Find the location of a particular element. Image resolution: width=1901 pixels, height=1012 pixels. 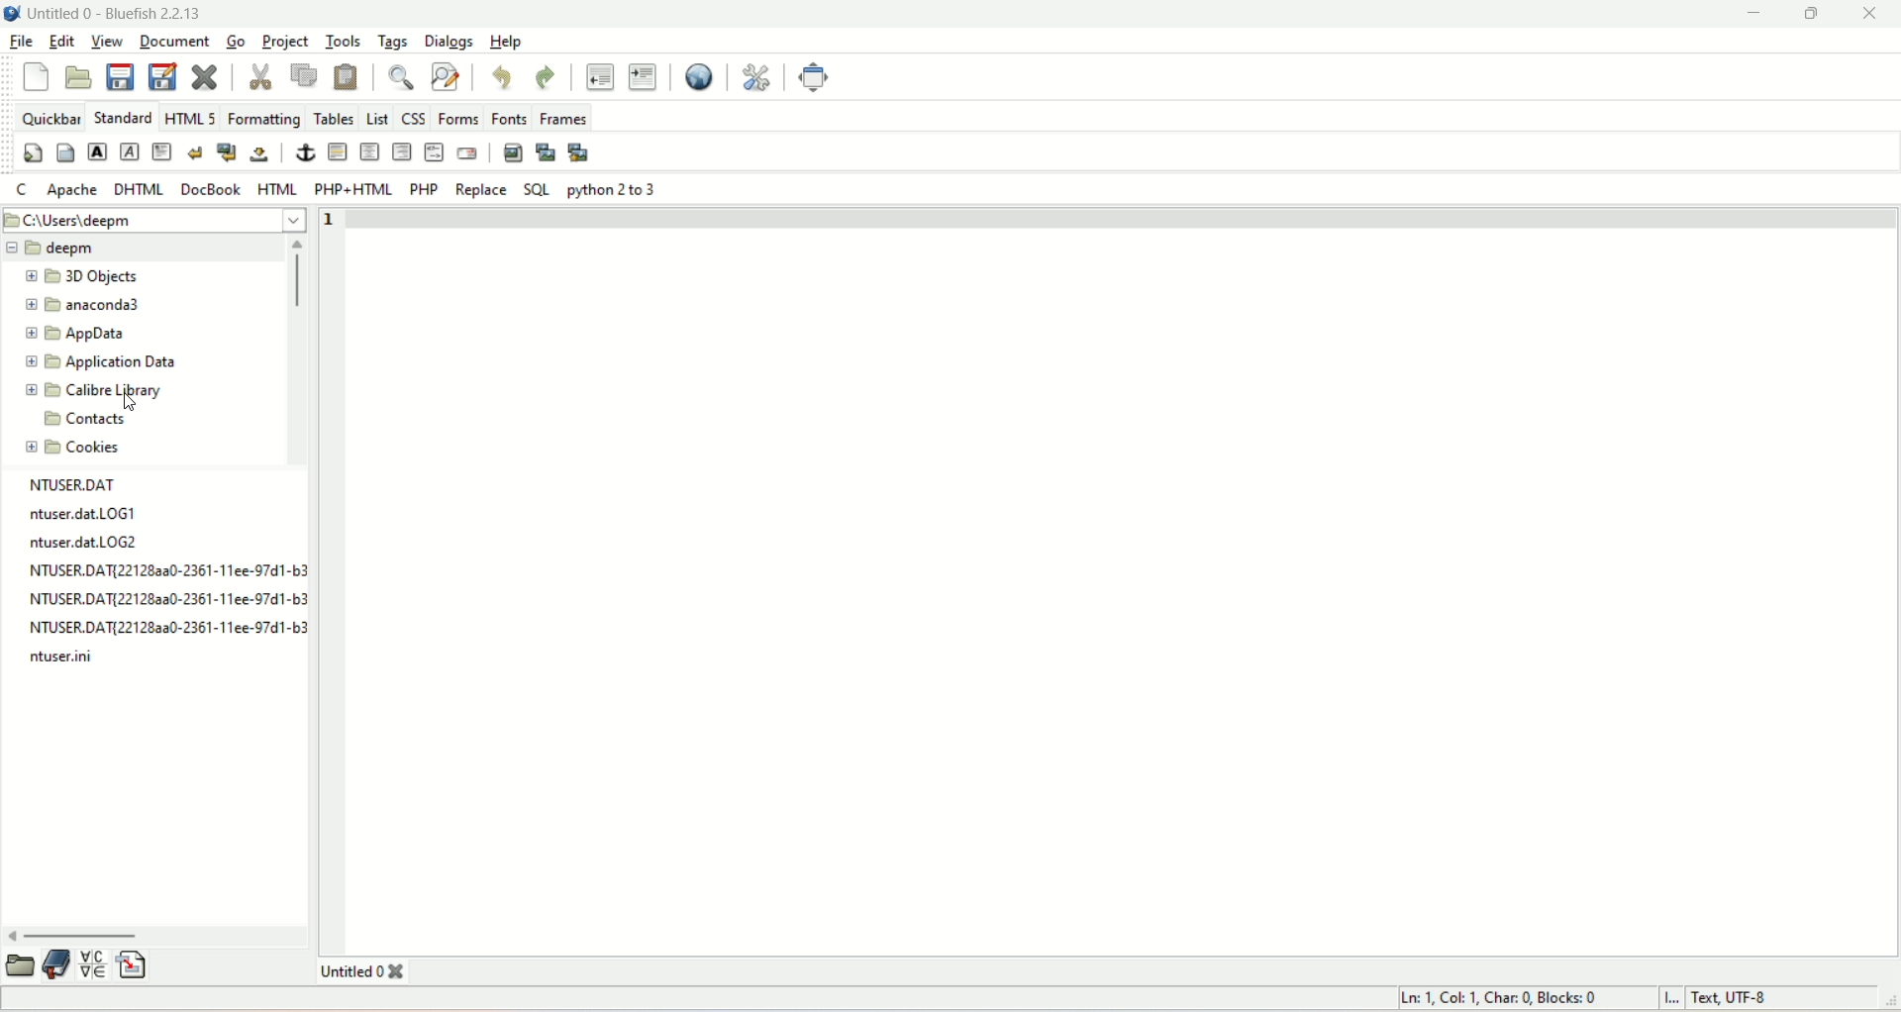

multi-thumbnail is located at coordinates (583, 152).